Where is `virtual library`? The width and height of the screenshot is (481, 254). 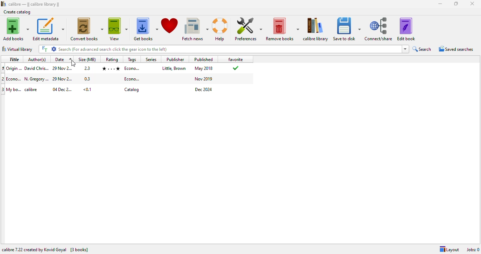
virtual library is located at coordinates (18, 49).